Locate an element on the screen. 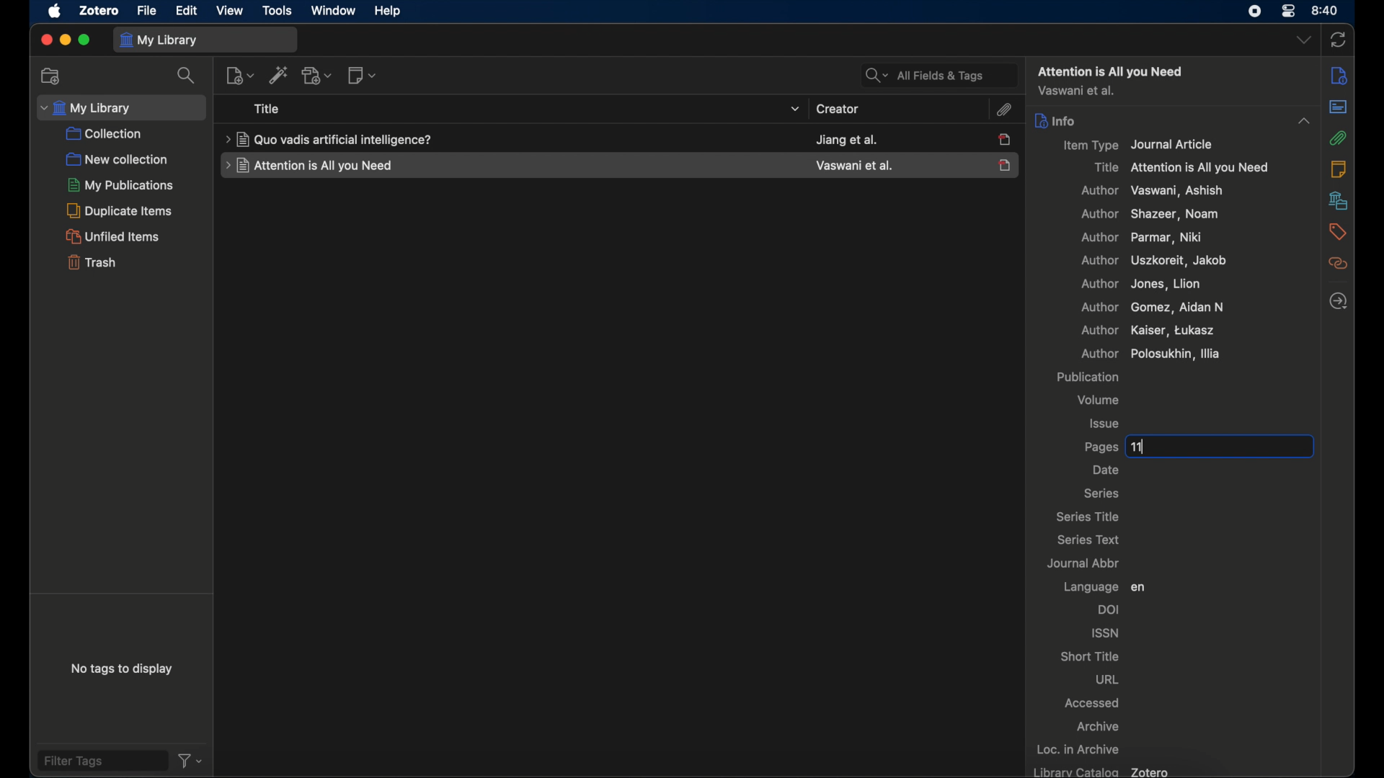 The image size is (1384, 778). date is located at coordinates (1106, 470).